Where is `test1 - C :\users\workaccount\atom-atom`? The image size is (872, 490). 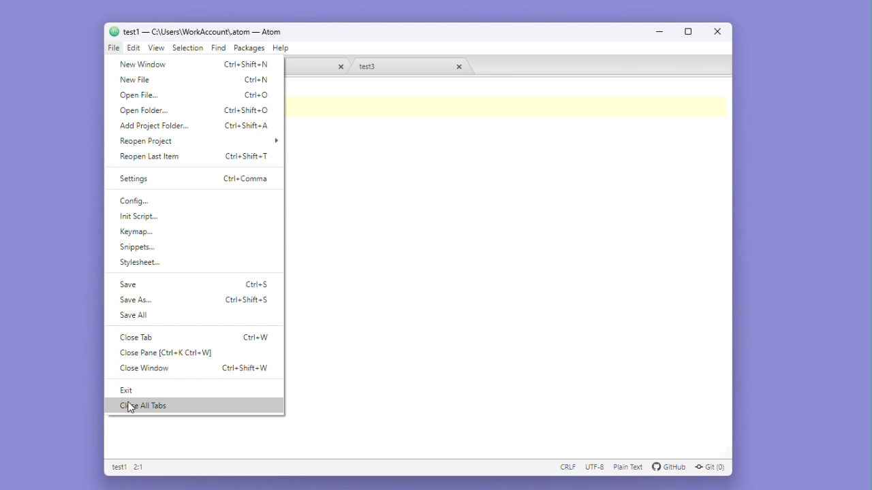
test1 - C :\users\workaccount\atom-atom is located at coordinates (217, 30).